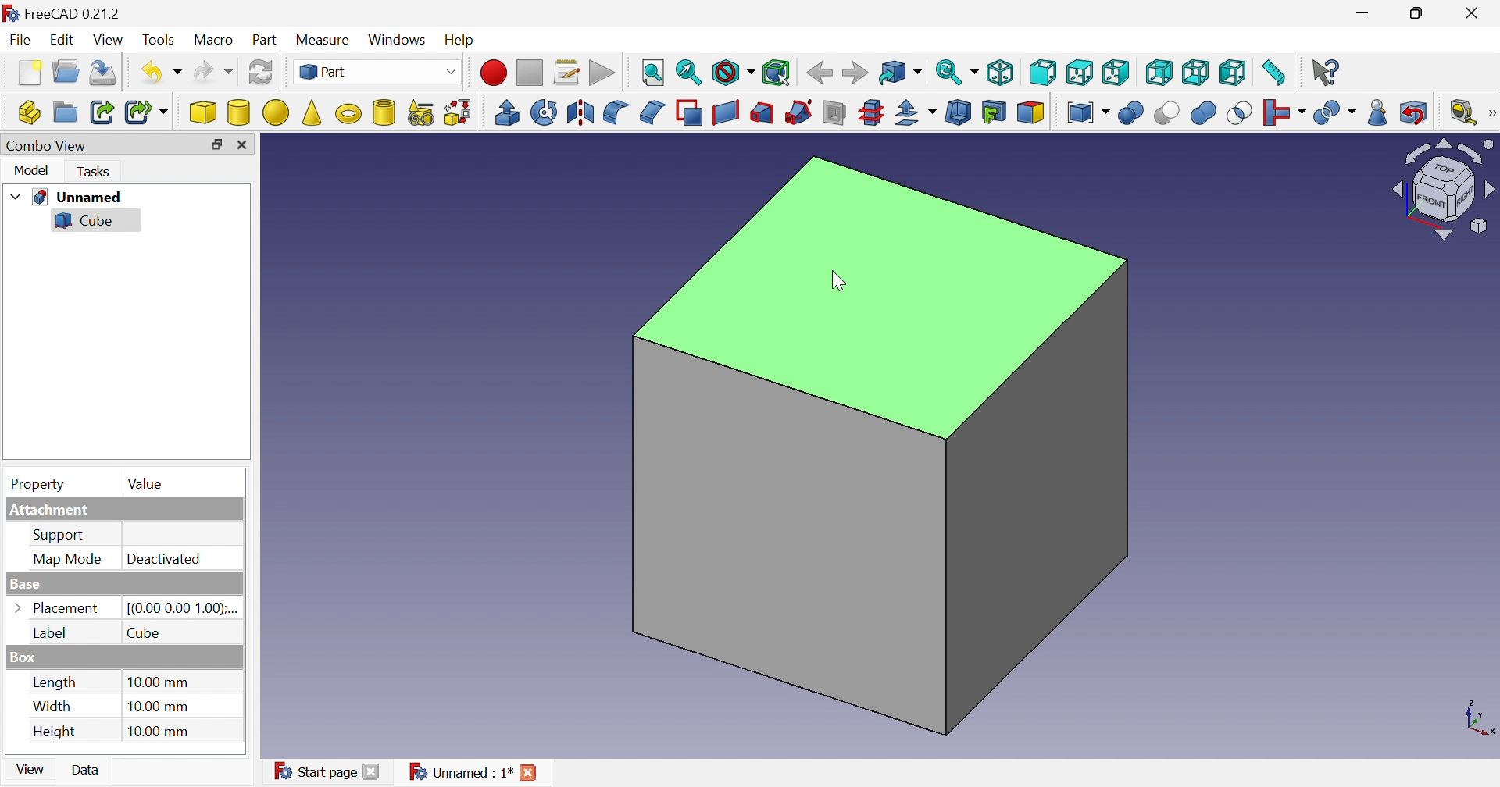 The width and height of the screenshot is (1500, 787). What do you see at coordinates (901, 71) in the screenshot?
I see `Got to linked object` at bounding box center [901, 71].